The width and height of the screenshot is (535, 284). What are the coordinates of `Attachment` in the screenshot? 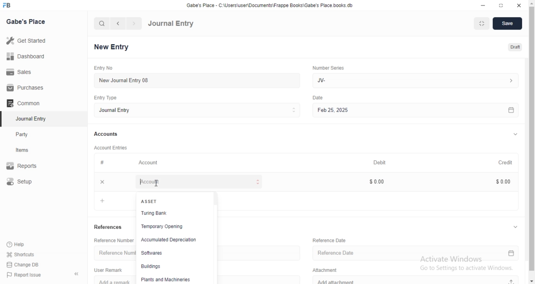 It's located at (326, 270).